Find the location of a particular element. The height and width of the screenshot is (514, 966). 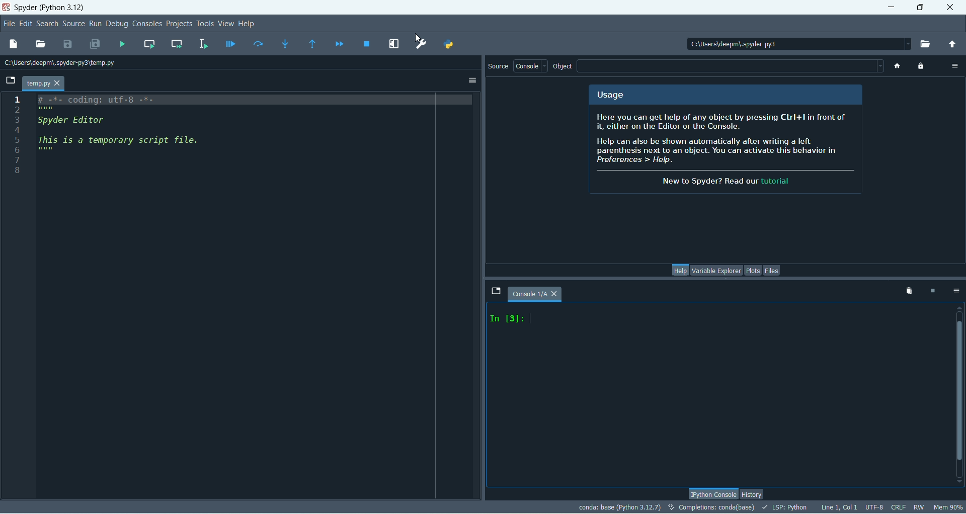

run current cell and go to next one is located at coordinates (177, 44).